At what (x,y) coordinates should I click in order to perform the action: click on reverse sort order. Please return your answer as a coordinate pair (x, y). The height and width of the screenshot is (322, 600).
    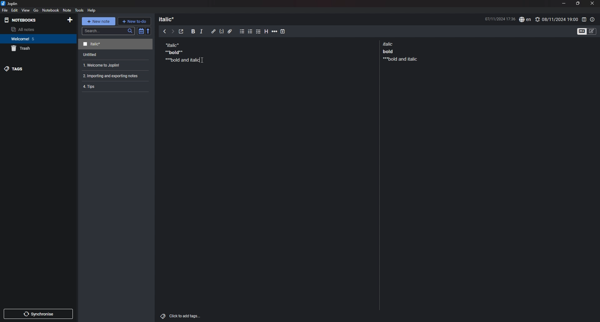
    Looking at the image, I should click on (148, 31).